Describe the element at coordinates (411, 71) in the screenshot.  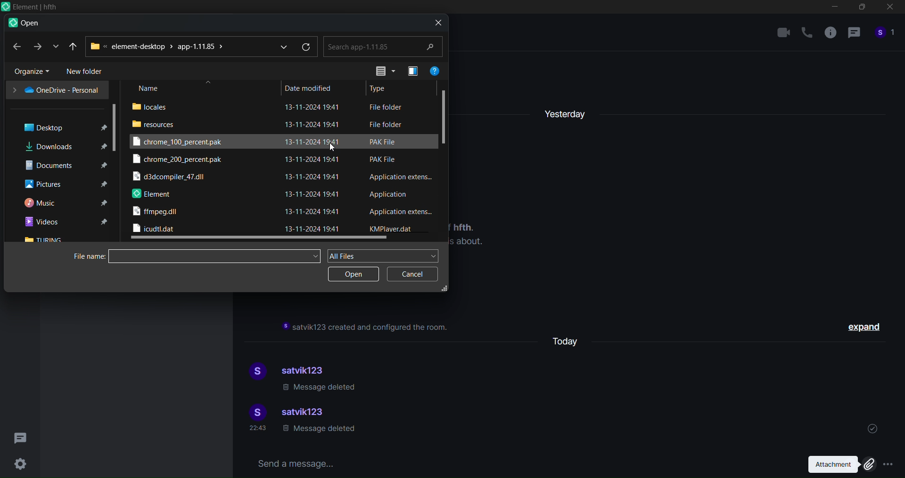
I see `preview pane` at that location.